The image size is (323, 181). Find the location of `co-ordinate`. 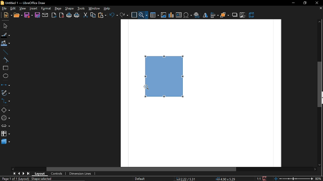

co-ordinate is located at coordinates (186, 179).